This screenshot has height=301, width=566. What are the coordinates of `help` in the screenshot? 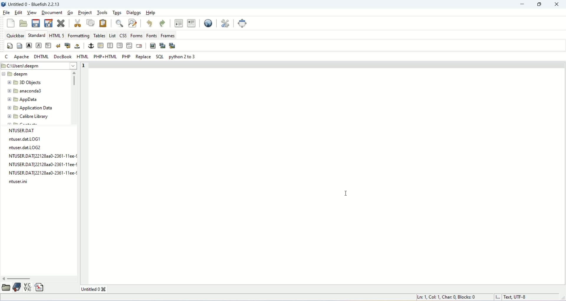 It's located at (151, 12).